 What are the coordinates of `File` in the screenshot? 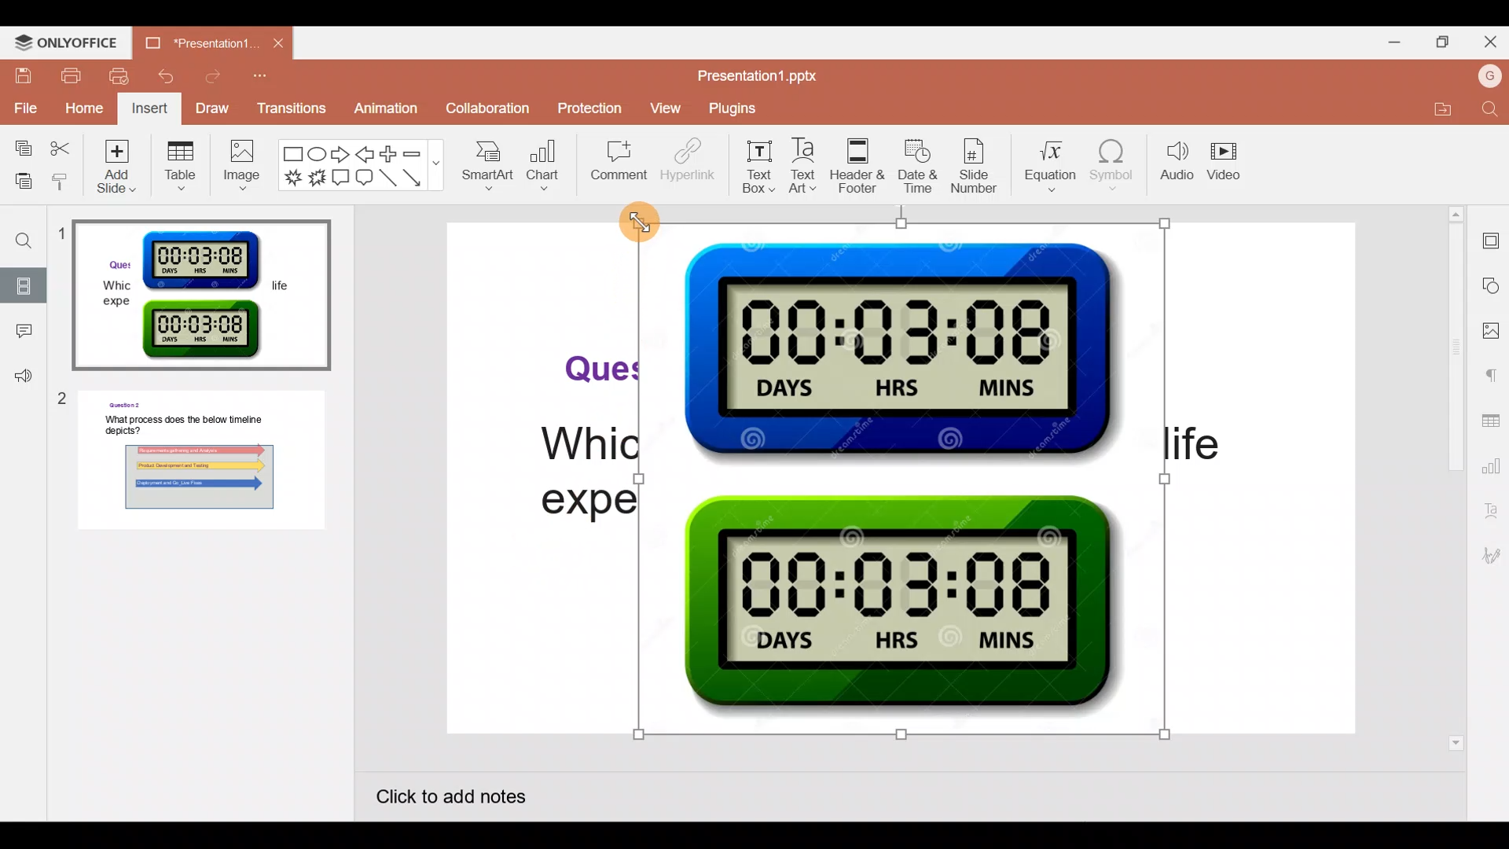 It's located at (22, 108).